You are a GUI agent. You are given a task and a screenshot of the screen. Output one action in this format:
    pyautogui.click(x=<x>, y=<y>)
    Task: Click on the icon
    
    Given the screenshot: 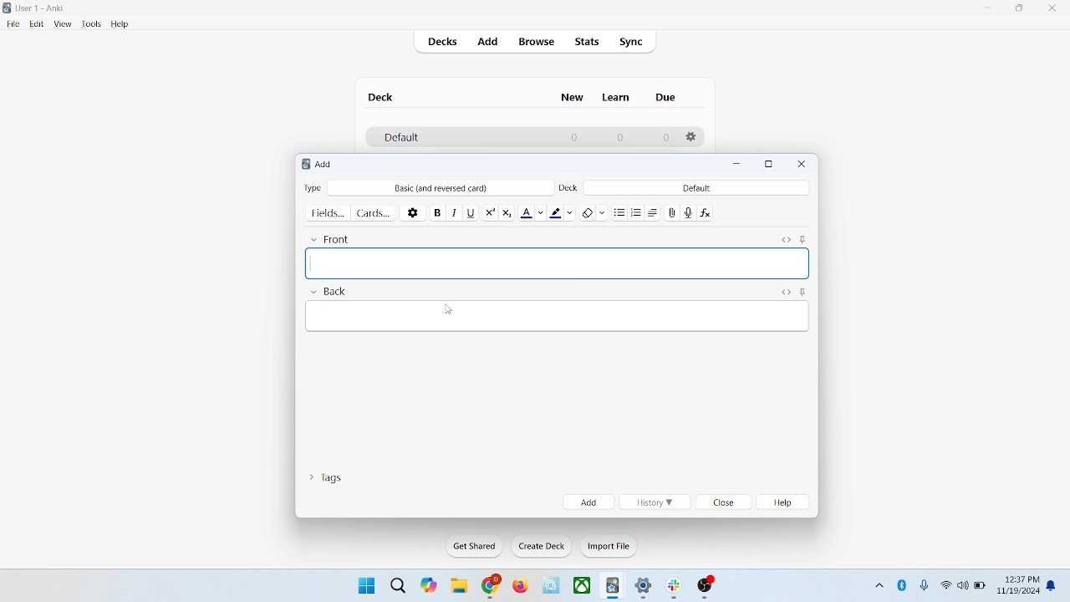 What is the action you would take?
    pyautogui.click(x=677, y=589)
    